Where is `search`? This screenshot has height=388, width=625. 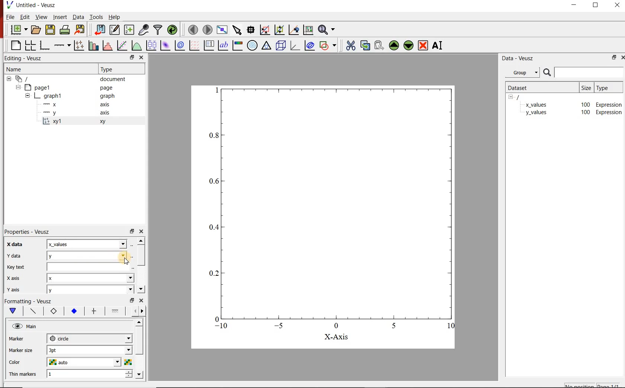 search is located at coordinates (546, 72).